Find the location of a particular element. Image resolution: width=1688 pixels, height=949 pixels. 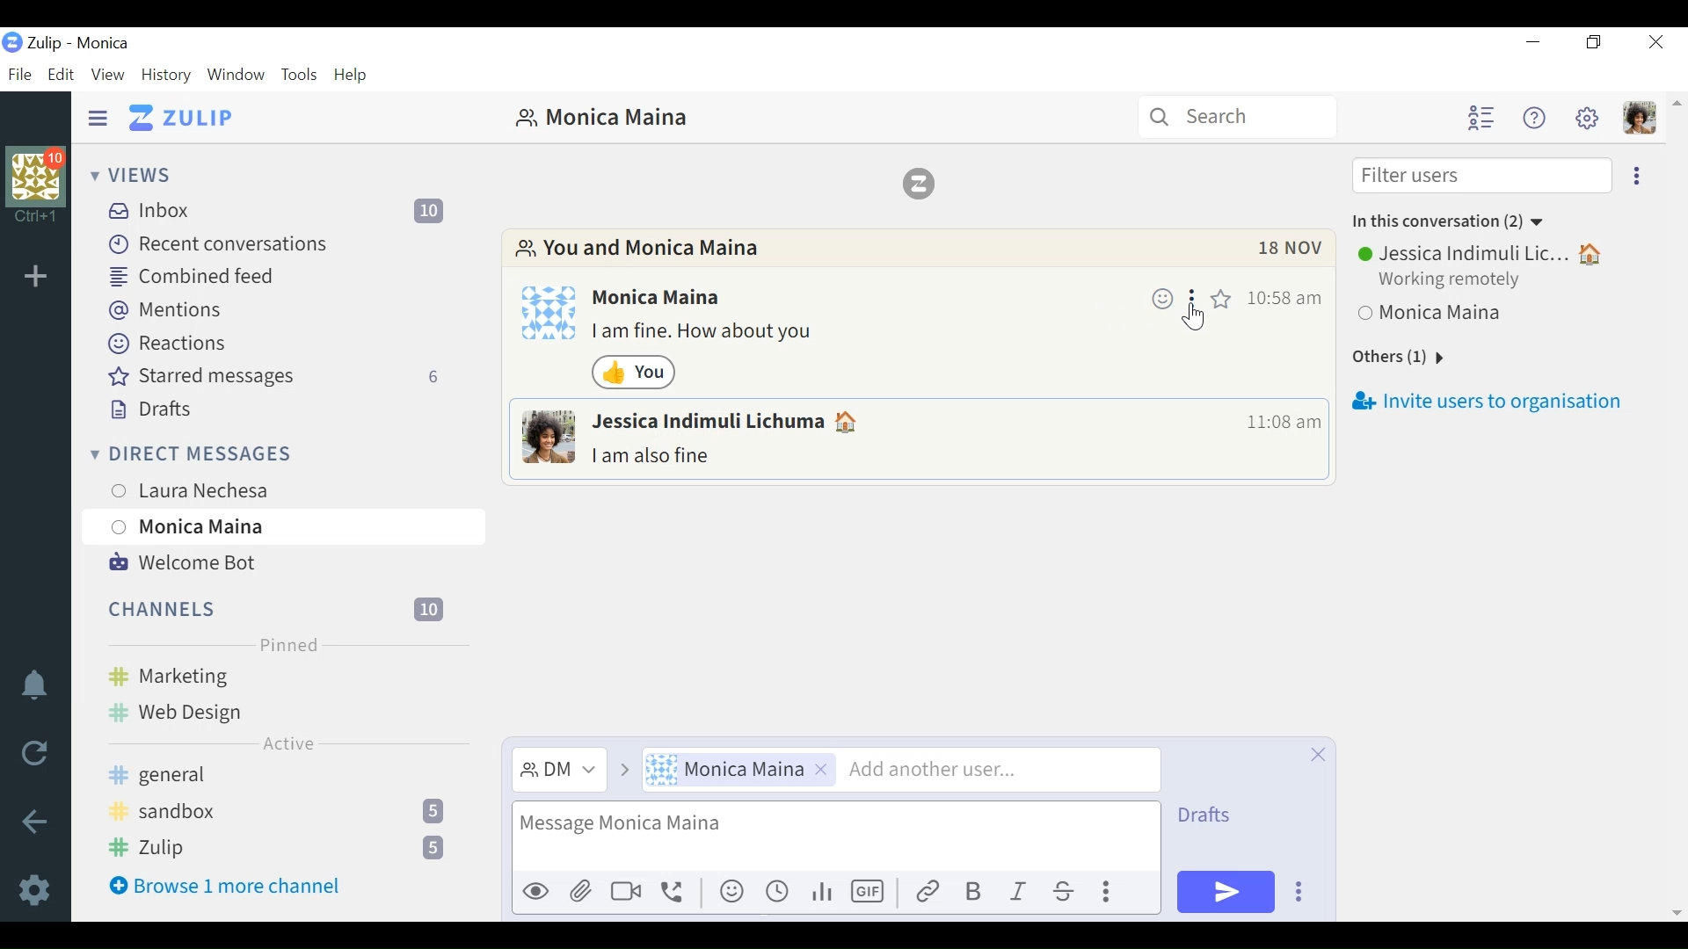

Working remotely is located at coordinates (1455, 283).